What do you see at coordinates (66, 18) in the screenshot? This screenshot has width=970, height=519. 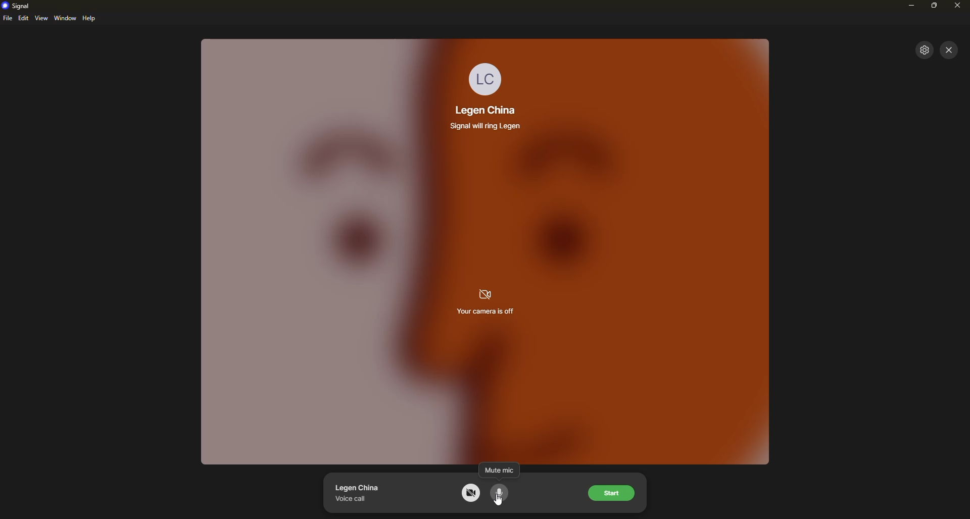 I see `window` at bounding box center [66, 18].